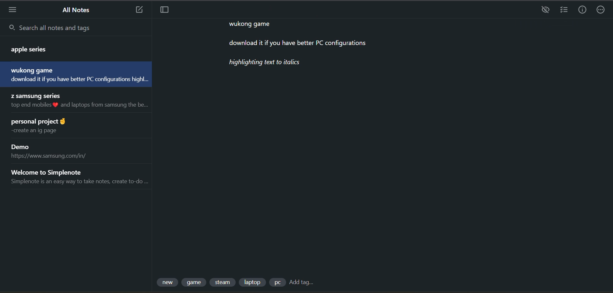 The width and height of the screenshot is (613, 293). I want to click on note title and preview, so click(70, 48).